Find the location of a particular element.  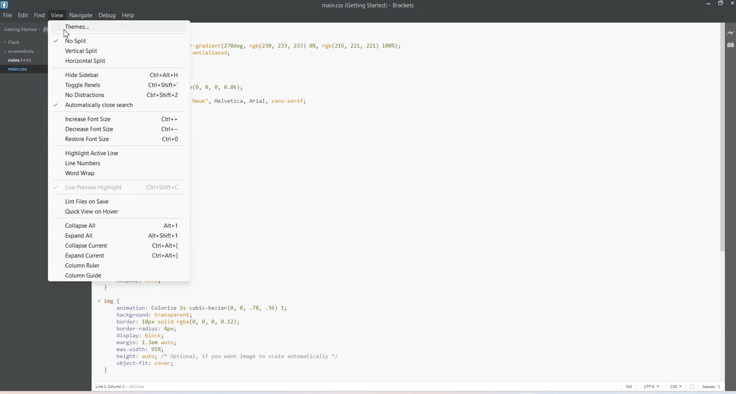

Vertical Split is located at coordinates (119, 51).